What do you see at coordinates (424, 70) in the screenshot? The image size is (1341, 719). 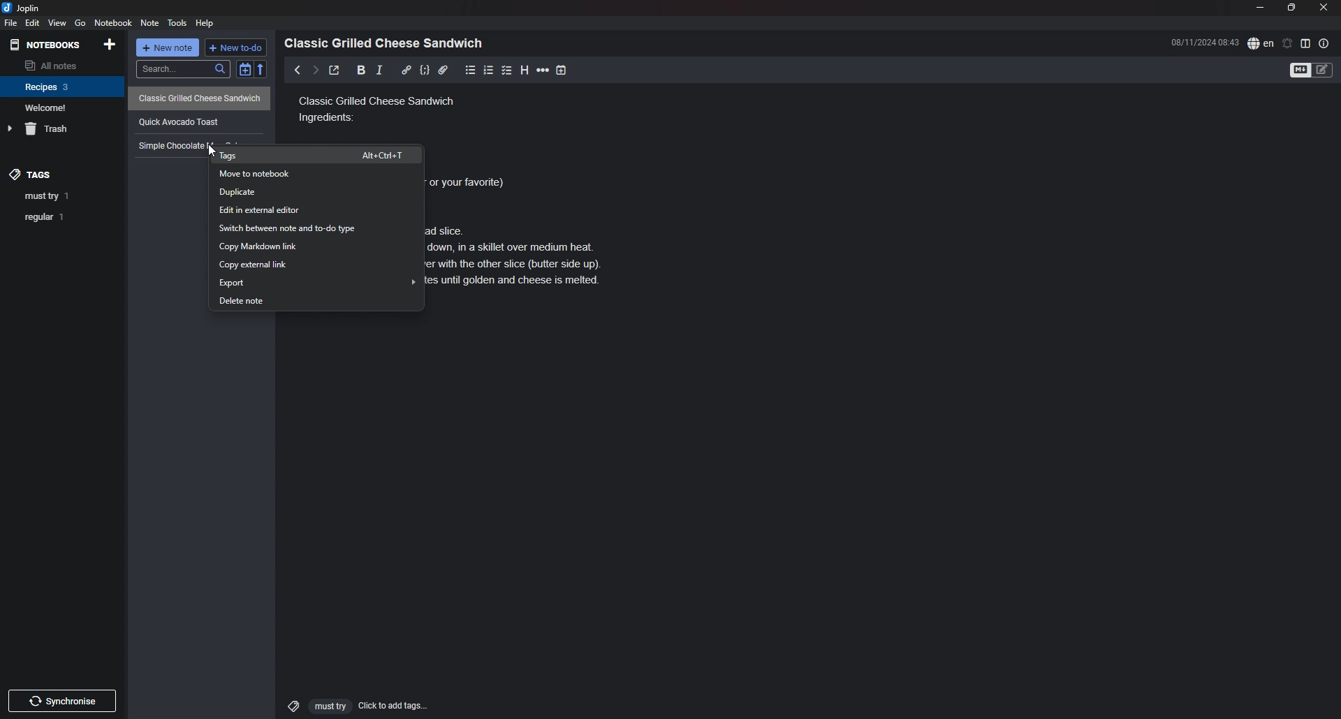 I see `code` at bounding box center [424, 70].